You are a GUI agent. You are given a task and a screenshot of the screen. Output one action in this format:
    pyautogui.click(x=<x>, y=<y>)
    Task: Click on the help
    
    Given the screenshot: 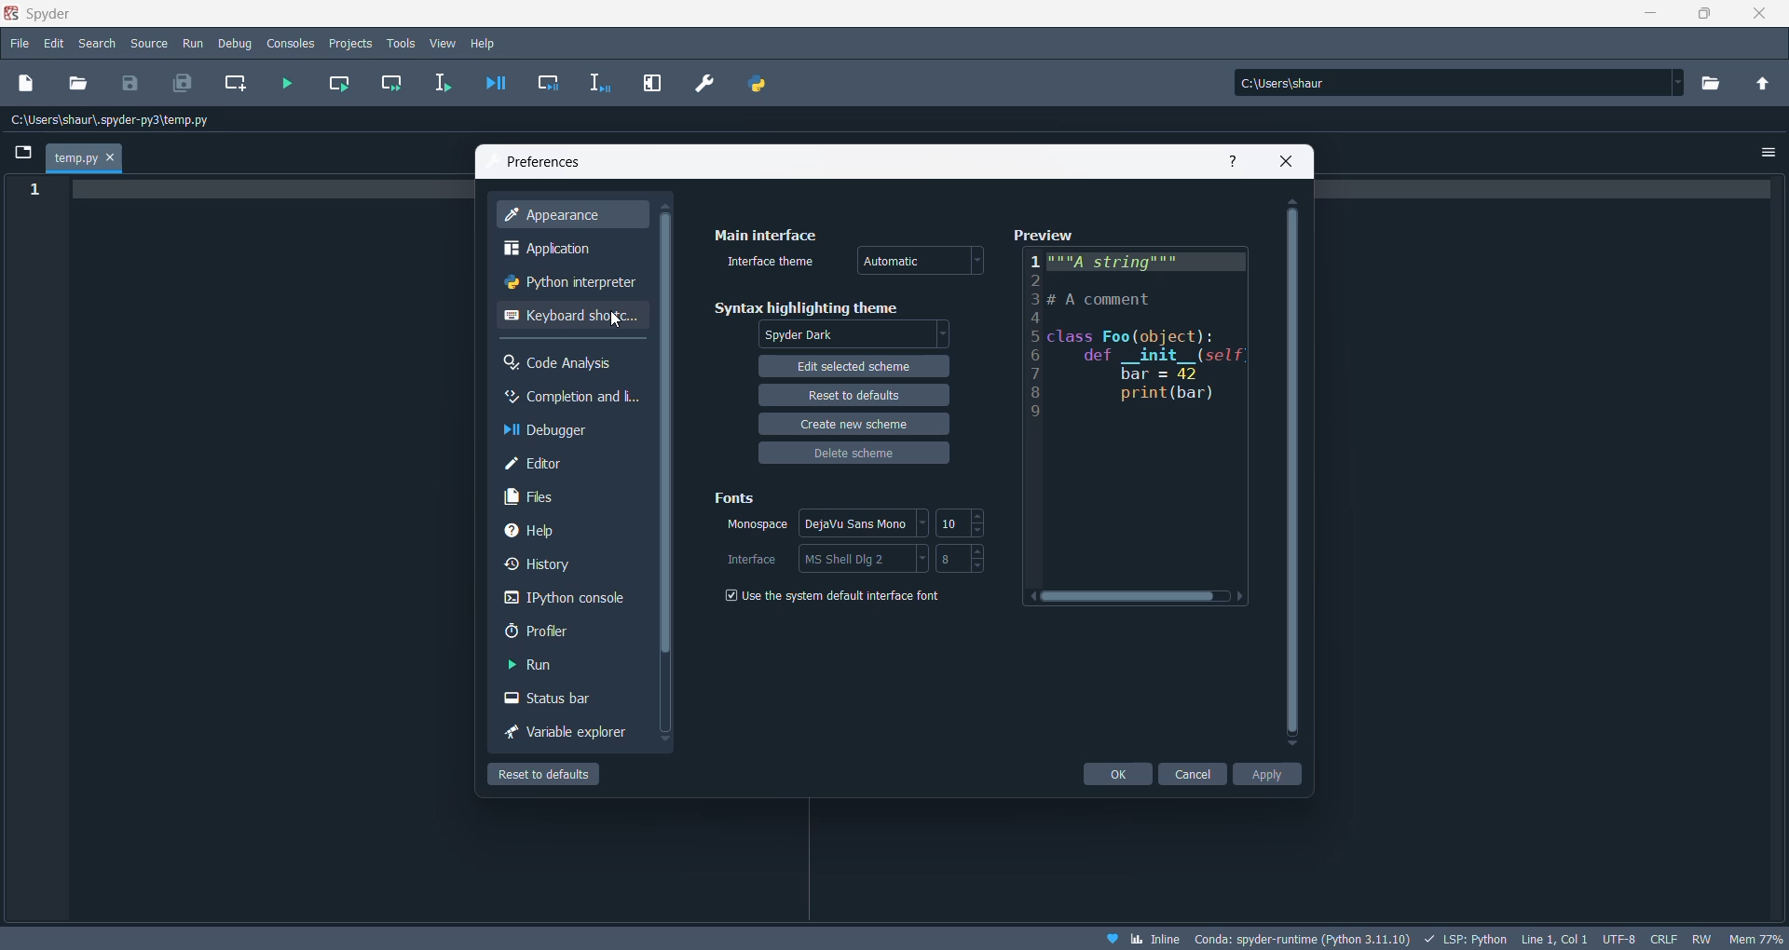 What is the action you would take?
    pyautogui.click(x=1232, y=159)
    